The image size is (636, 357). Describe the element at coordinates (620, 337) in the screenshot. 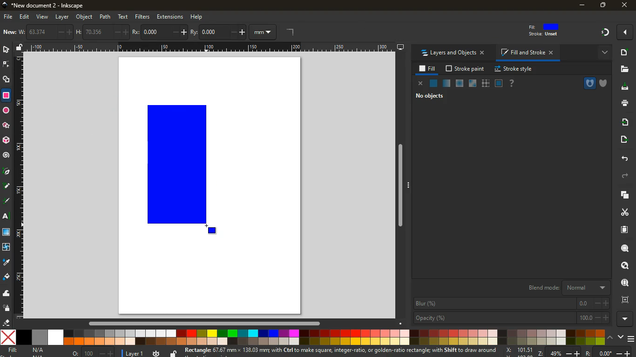

I see `down` at that location.